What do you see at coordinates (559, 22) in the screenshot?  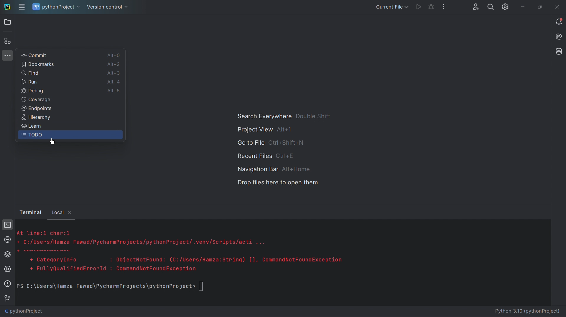 I see `Notifications` at bounding box center [559, 22].